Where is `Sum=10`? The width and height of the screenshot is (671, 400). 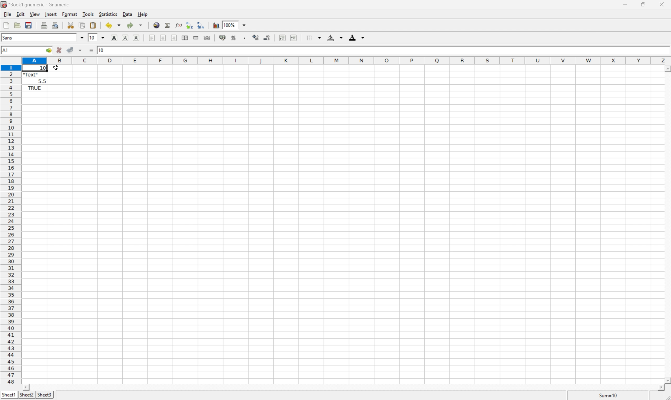 Sum=10 is located at coordinates (607, 395).